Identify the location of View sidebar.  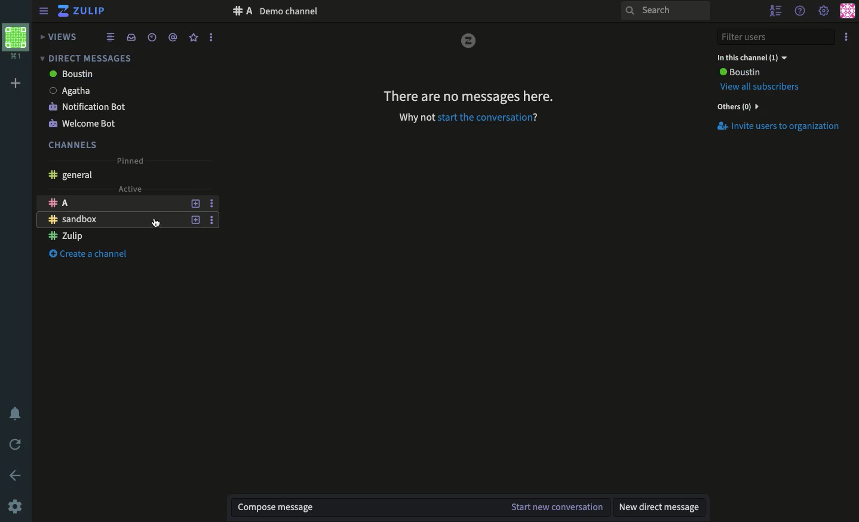
(44, 13).